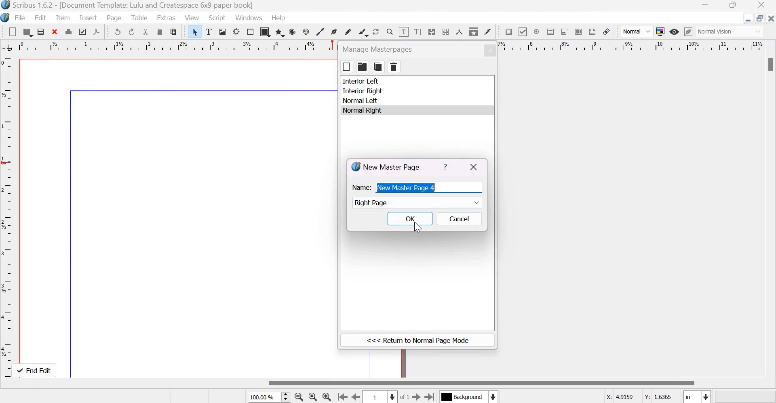 The width and height of the screenshot is (776, 403). I want to click on Text annotation, so click(592, 31).